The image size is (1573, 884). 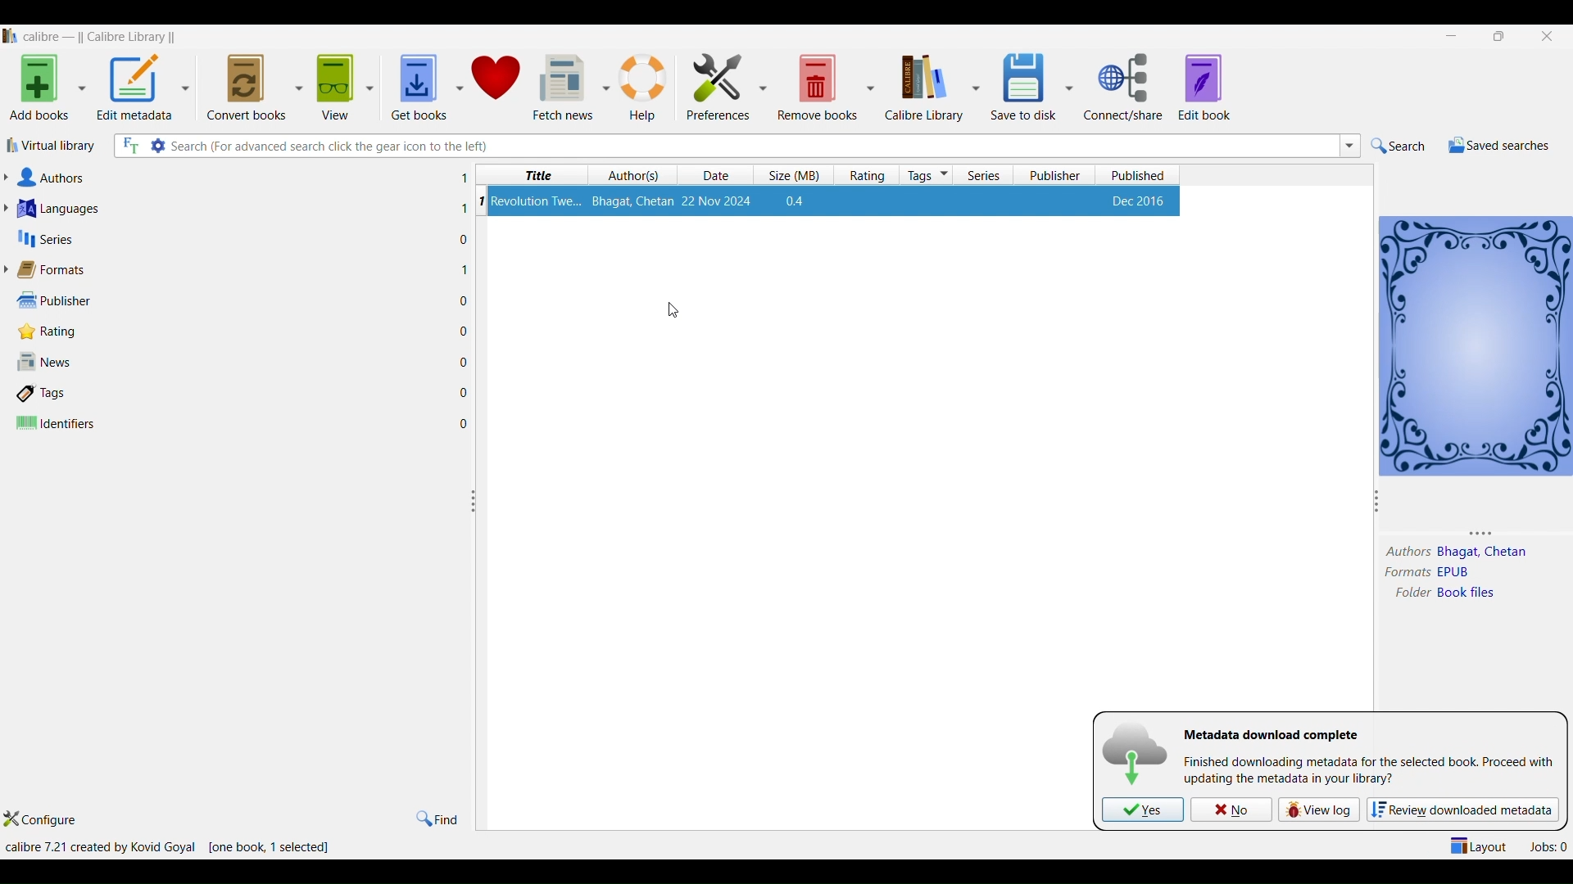 What do you see at coordinates (818, 85) in the screenshot?
I see `remove books` at bounding box center [818, 85].